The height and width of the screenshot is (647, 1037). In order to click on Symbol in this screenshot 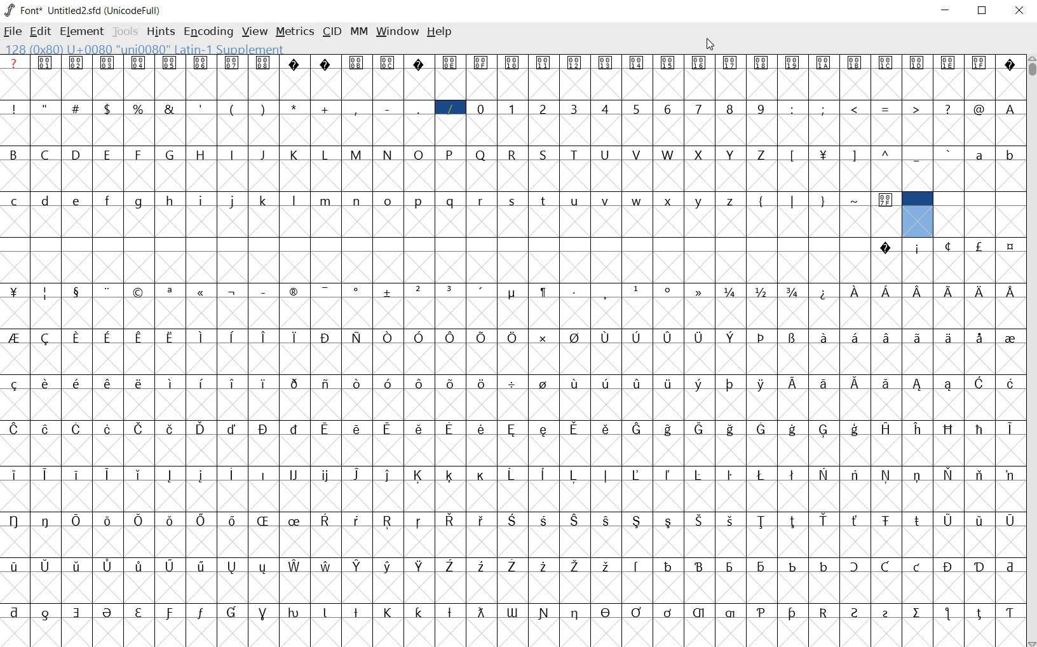, I will do `click(388, 428)`.